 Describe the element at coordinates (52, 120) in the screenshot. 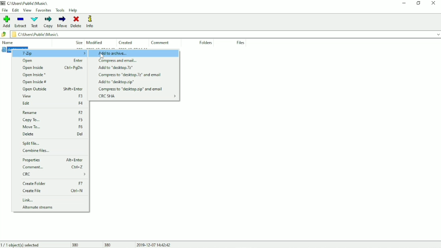

I see `Copy To` at that location.